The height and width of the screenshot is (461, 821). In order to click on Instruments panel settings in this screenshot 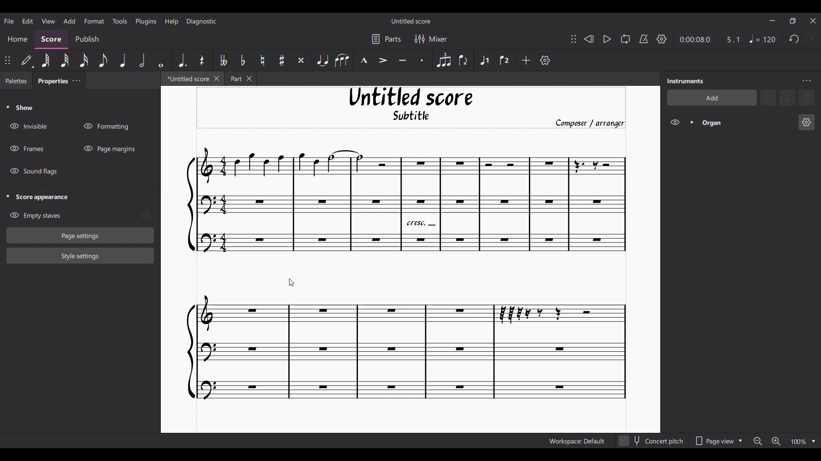, I will do `click(806, 81)`.